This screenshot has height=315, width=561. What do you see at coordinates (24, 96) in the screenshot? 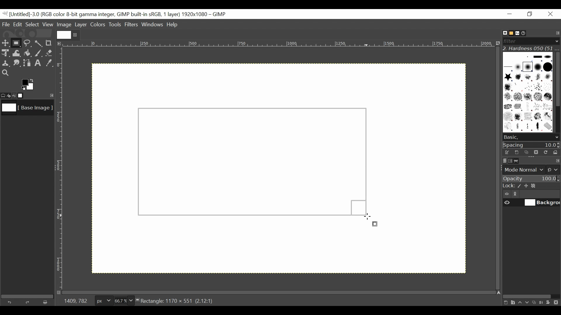
I see `Images` at bounding box center [24, 96].